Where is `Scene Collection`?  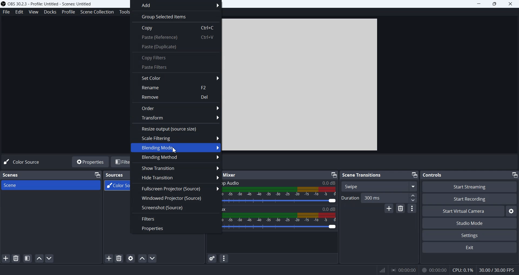
Scene Collection is located at coordinates (97, 12).